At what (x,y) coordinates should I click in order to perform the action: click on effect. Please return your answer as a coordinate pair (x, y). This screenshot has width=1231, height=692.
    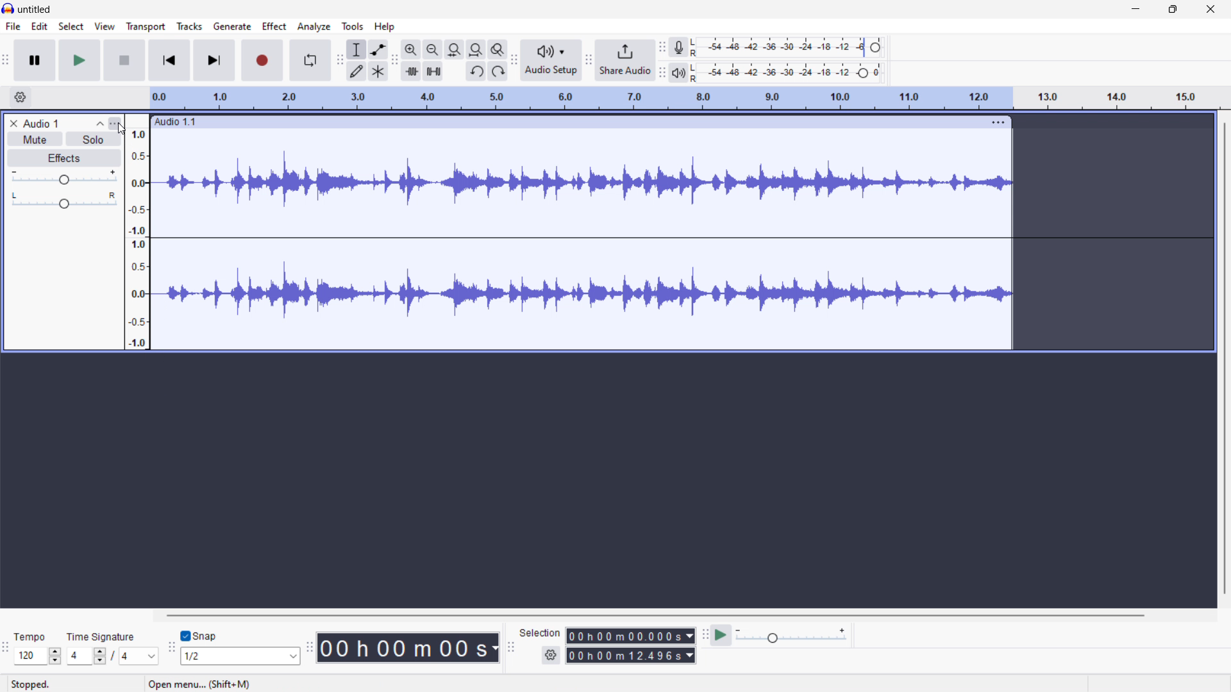
    Looking at the image, I should click on (274, 27).